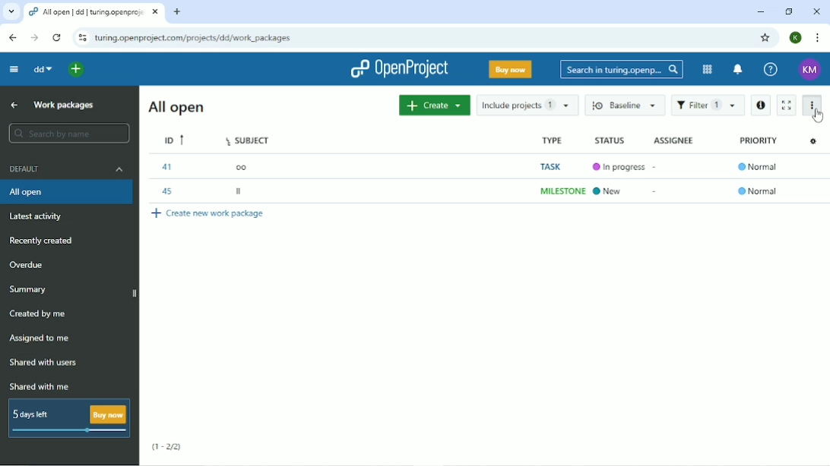 The height and width of the screenshot is (466, 830). I want to click on Latest activity, so click(39, 217).